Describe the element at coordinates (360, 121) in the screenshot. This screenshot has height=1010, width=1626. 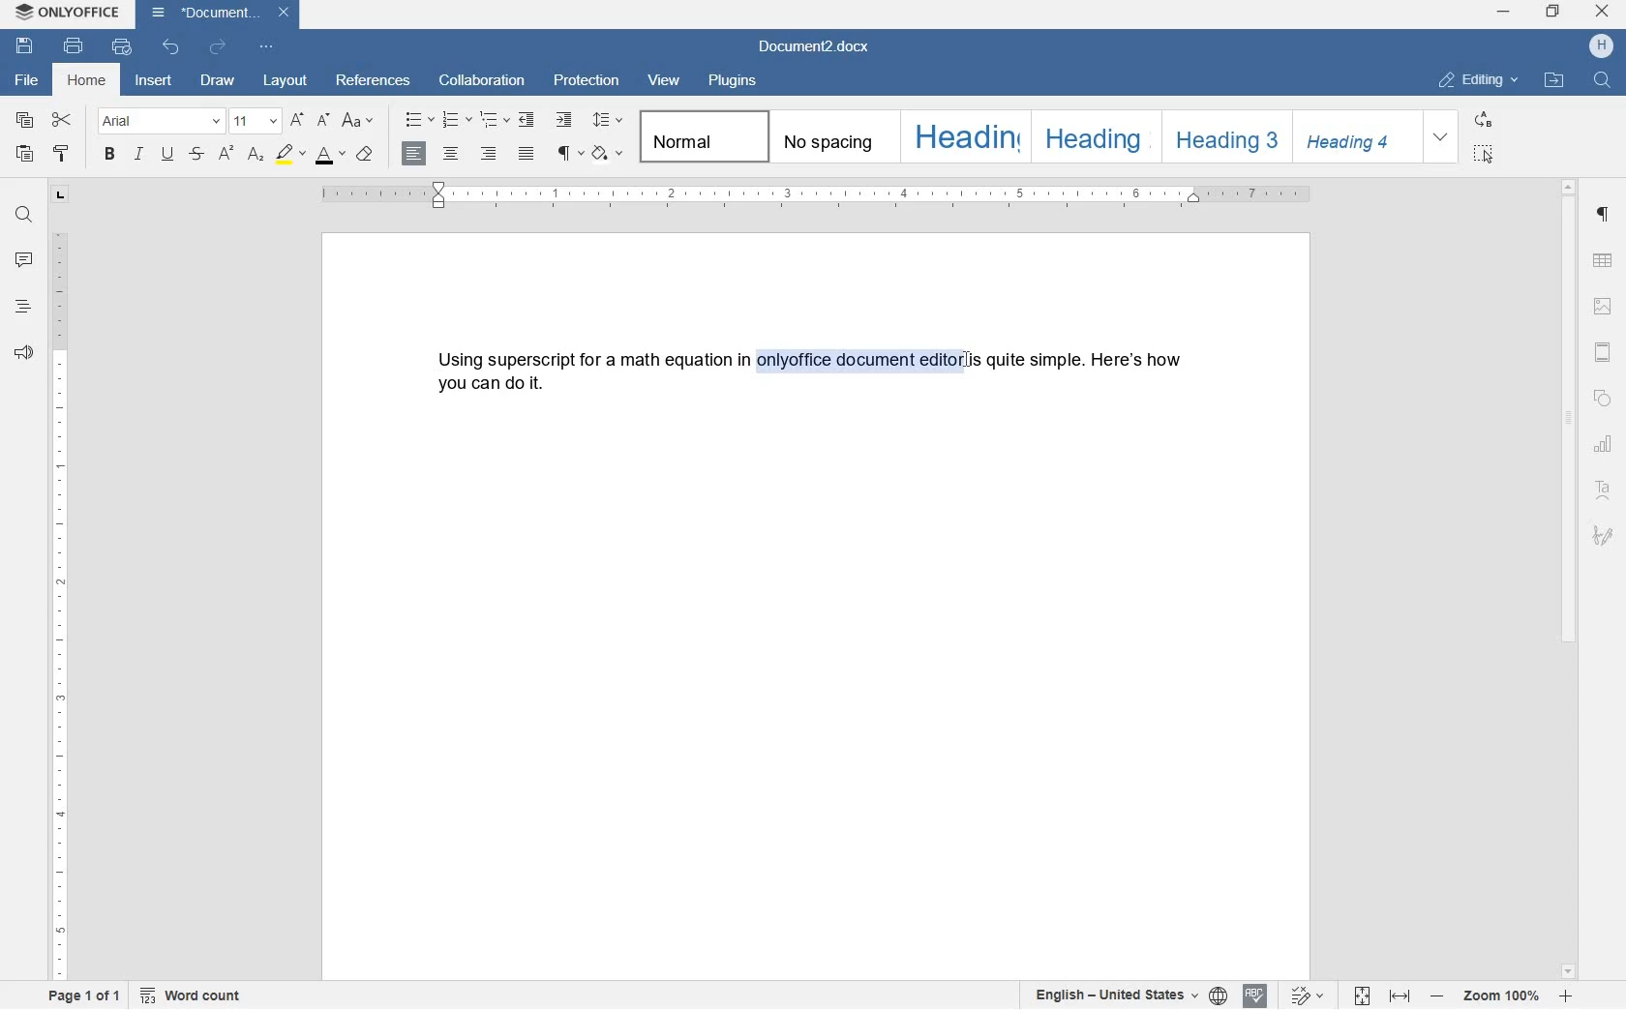
I see `change case` at that location.